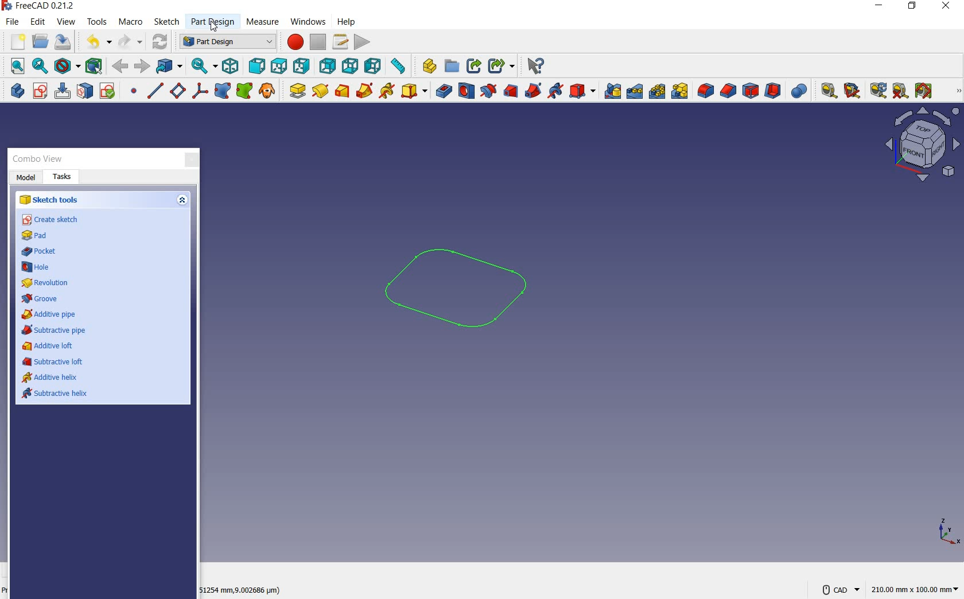 This screenshot has height=599, width=964. Describe the element at coordinates (166, 22) in the screenshot. I see `sketch` at that location.